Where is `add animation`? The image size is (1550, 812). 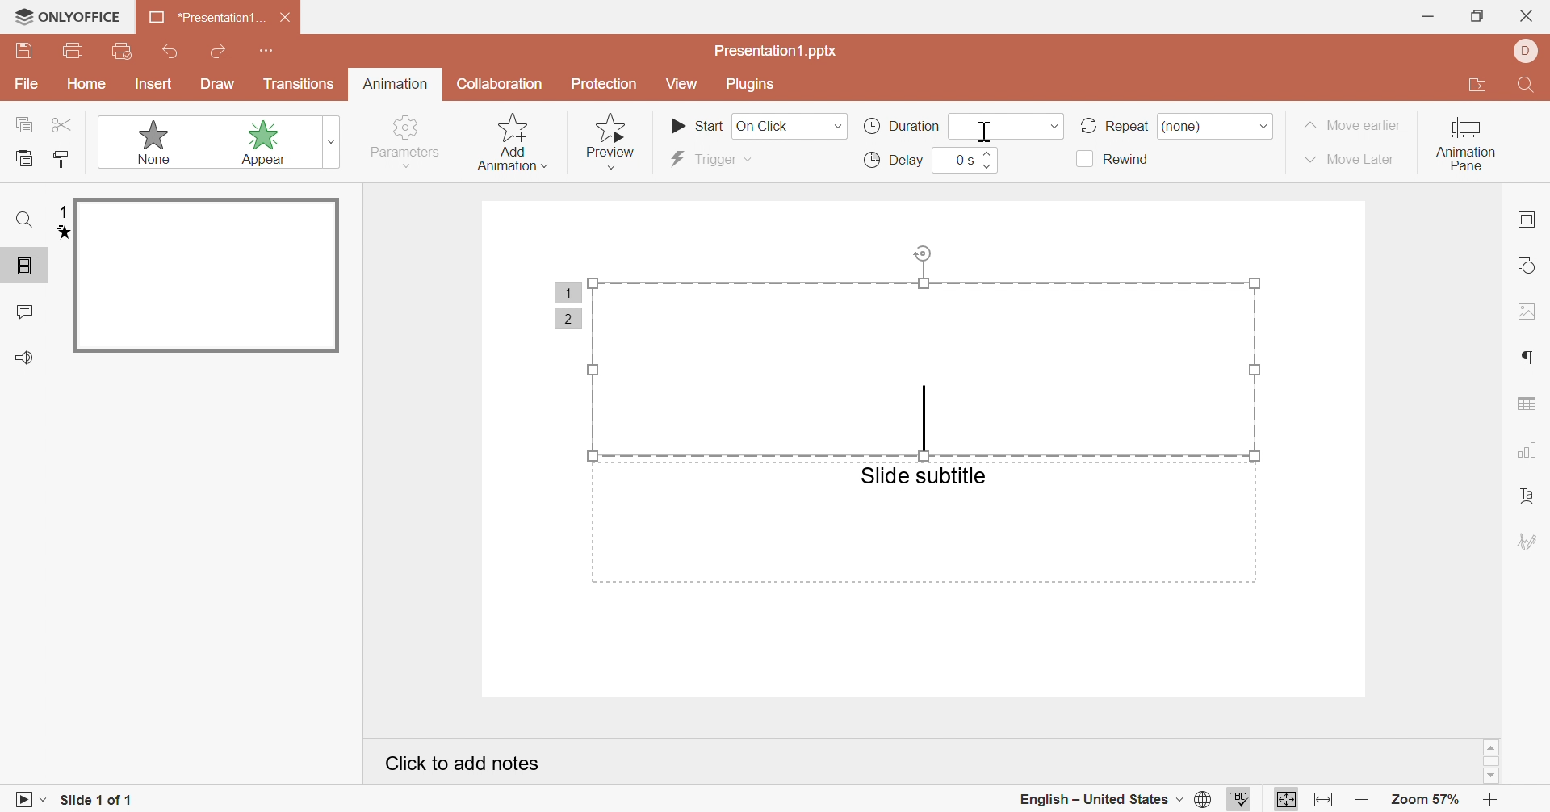
add animation is located at coordinates (509, 140).